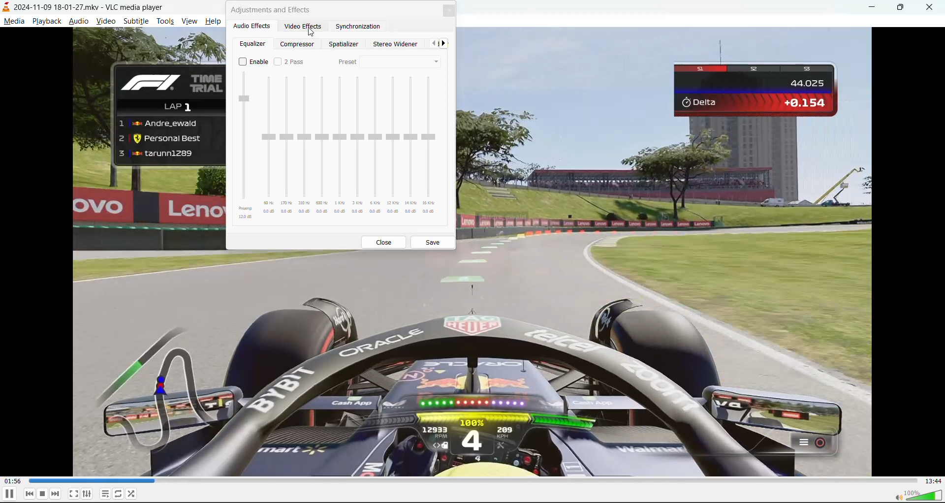 The height and width of the screenshot is (503, 945). What do you see at coordinates (106, 23) in the screenshot?
I see `video` at bounding box center [106, 23].